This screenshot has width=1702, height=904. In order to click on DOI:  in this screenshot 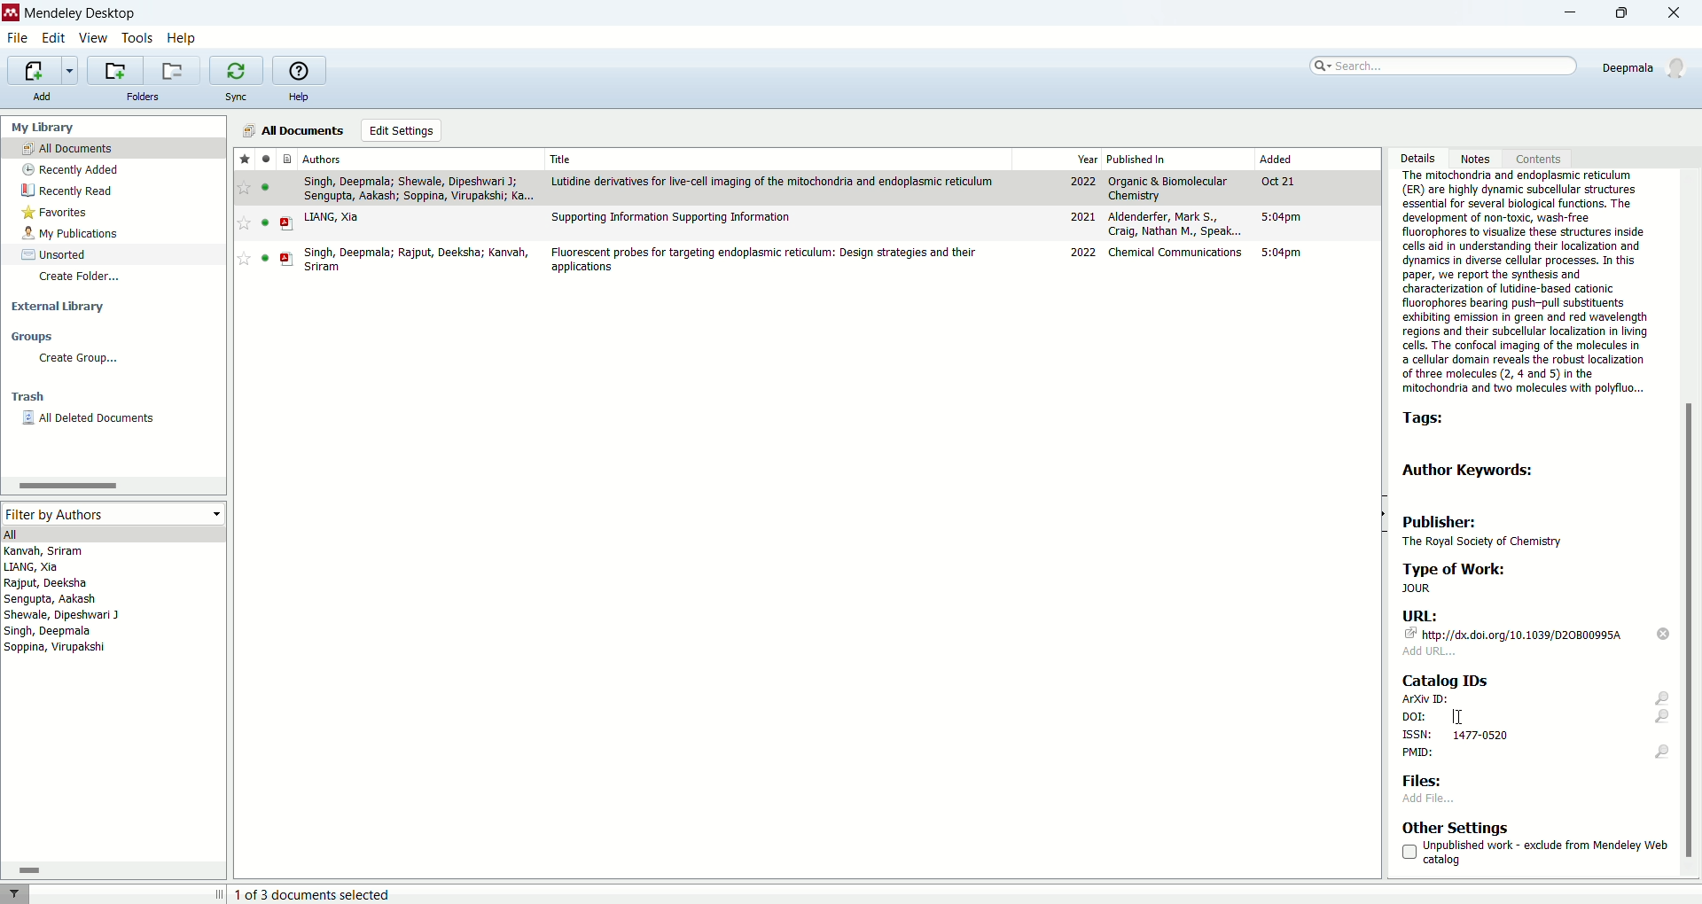, I will do `click(1534, 717)`.